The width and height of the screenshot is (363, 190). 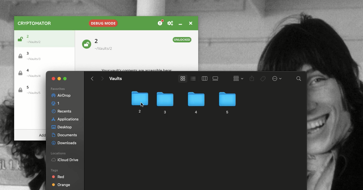 What do you see at coordinates (42, 135) in the screenshot?
I see `Add menu` at bounding box center [42, 135].